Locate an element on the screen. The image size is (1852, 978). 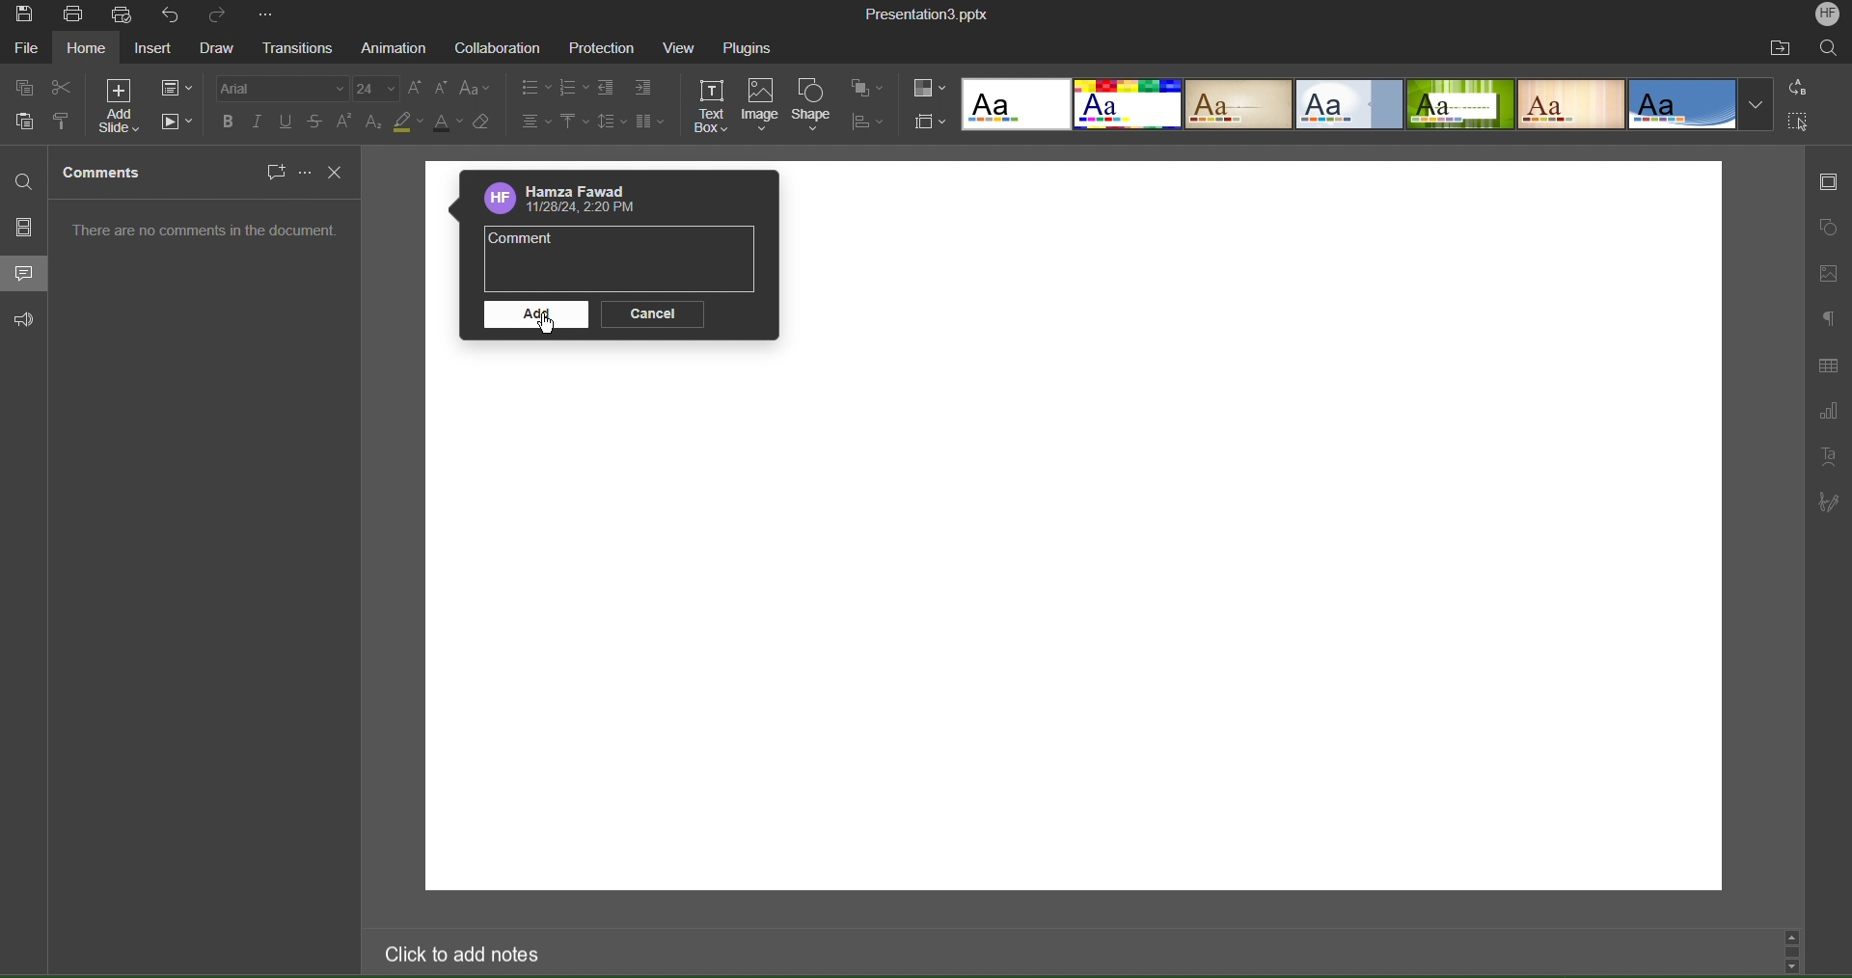
Save Image is located at coordinates (24, 16).